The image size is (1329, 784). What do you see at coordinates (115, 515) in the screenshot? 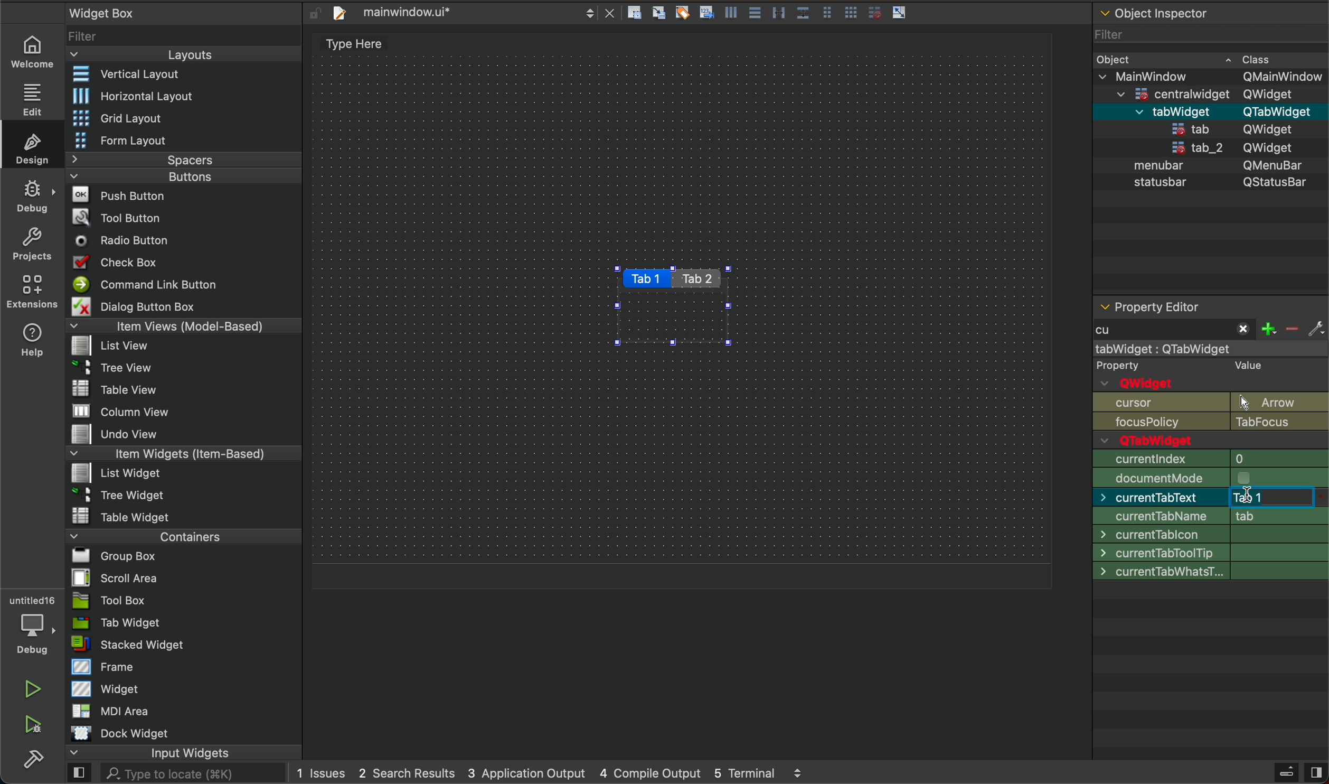
I see `Table Widget` at bounding box center [115, 515].